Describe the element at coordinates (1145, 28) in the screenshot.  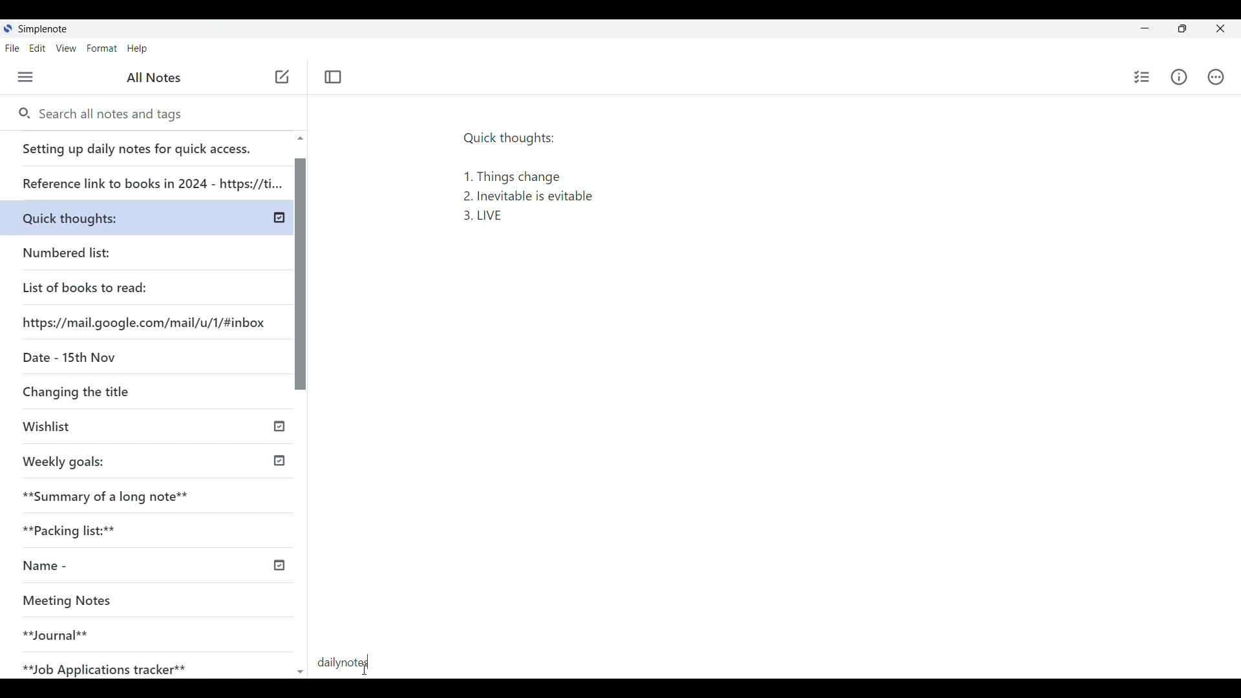
I see `Minimize` at that location.